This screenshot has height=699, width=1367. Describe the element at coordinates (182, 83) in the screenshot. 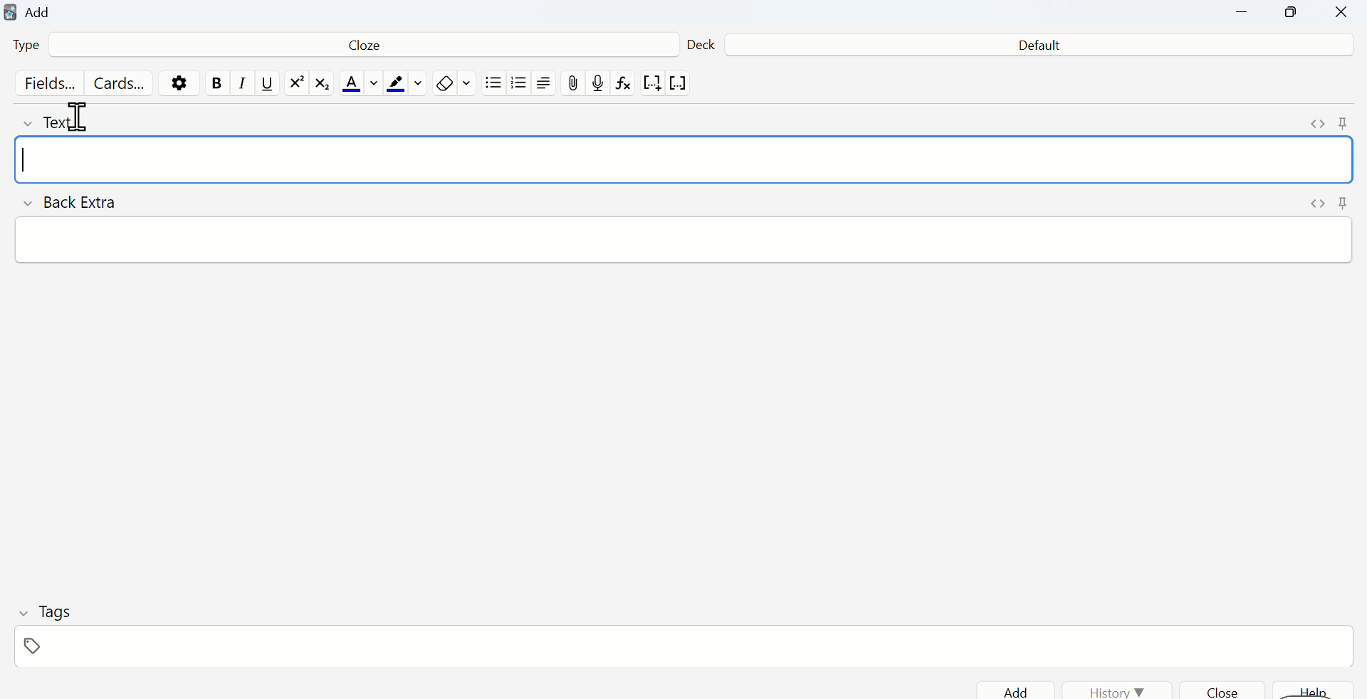

I see `Settings` at that location.